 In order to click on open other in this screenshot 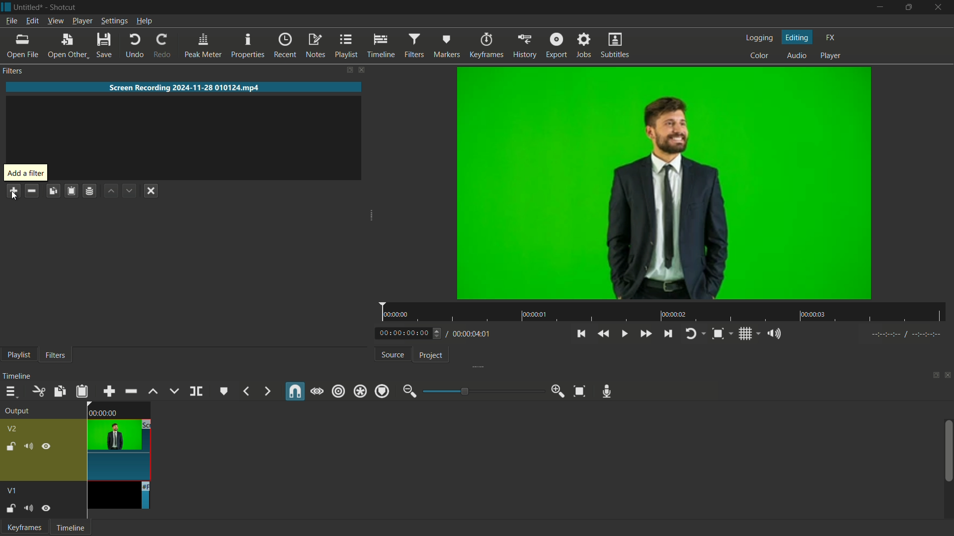, I will do `click(67, 46)`.